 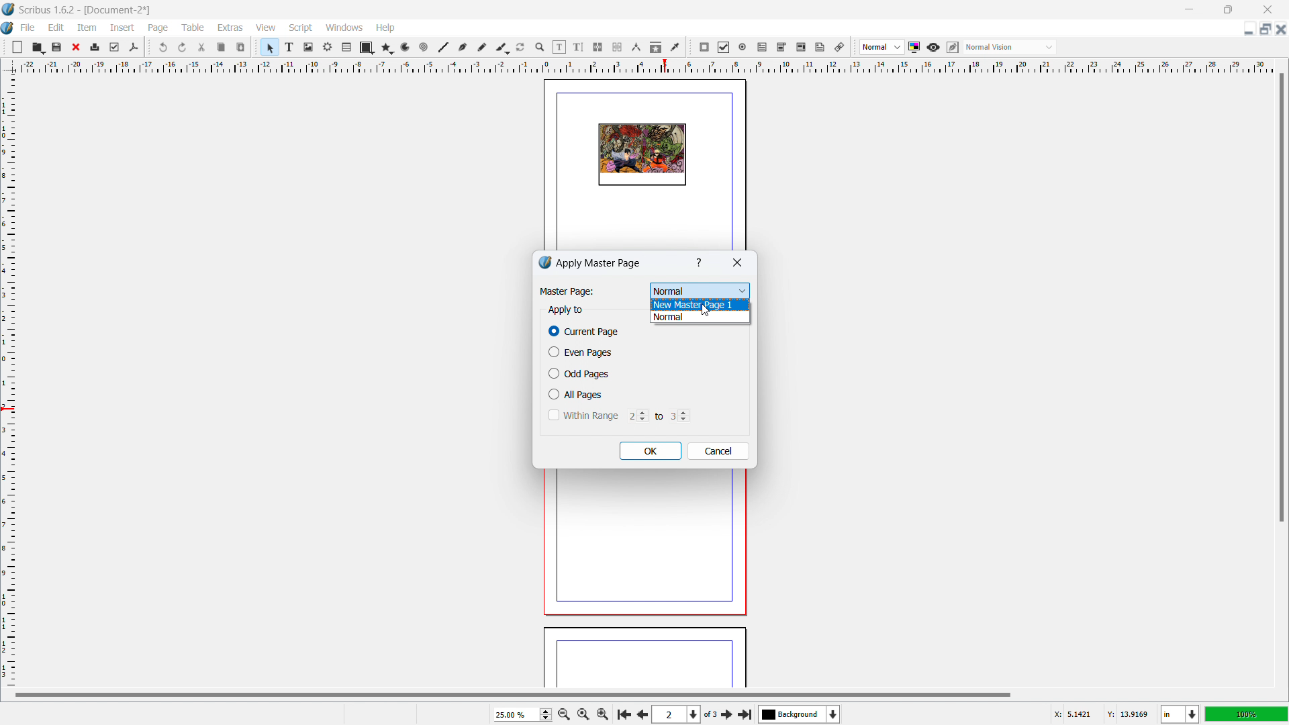 What do you see at coordinates (386, 28) in the screenshot?
I see `help` at bounding box center [386, 28].